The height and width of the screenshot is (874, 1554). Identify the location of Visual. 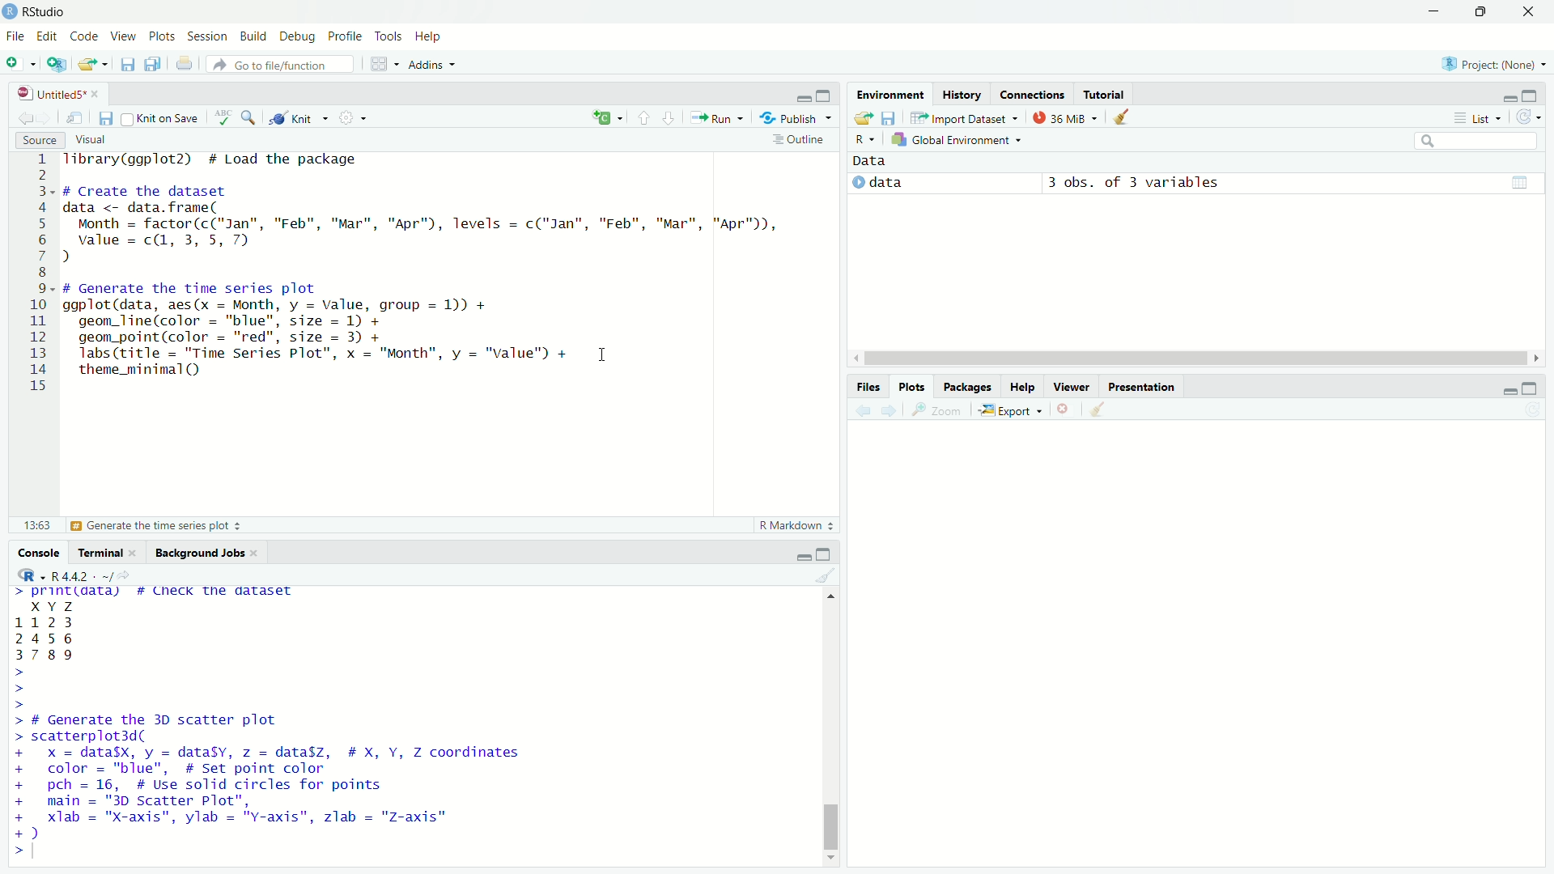
(91, 139).